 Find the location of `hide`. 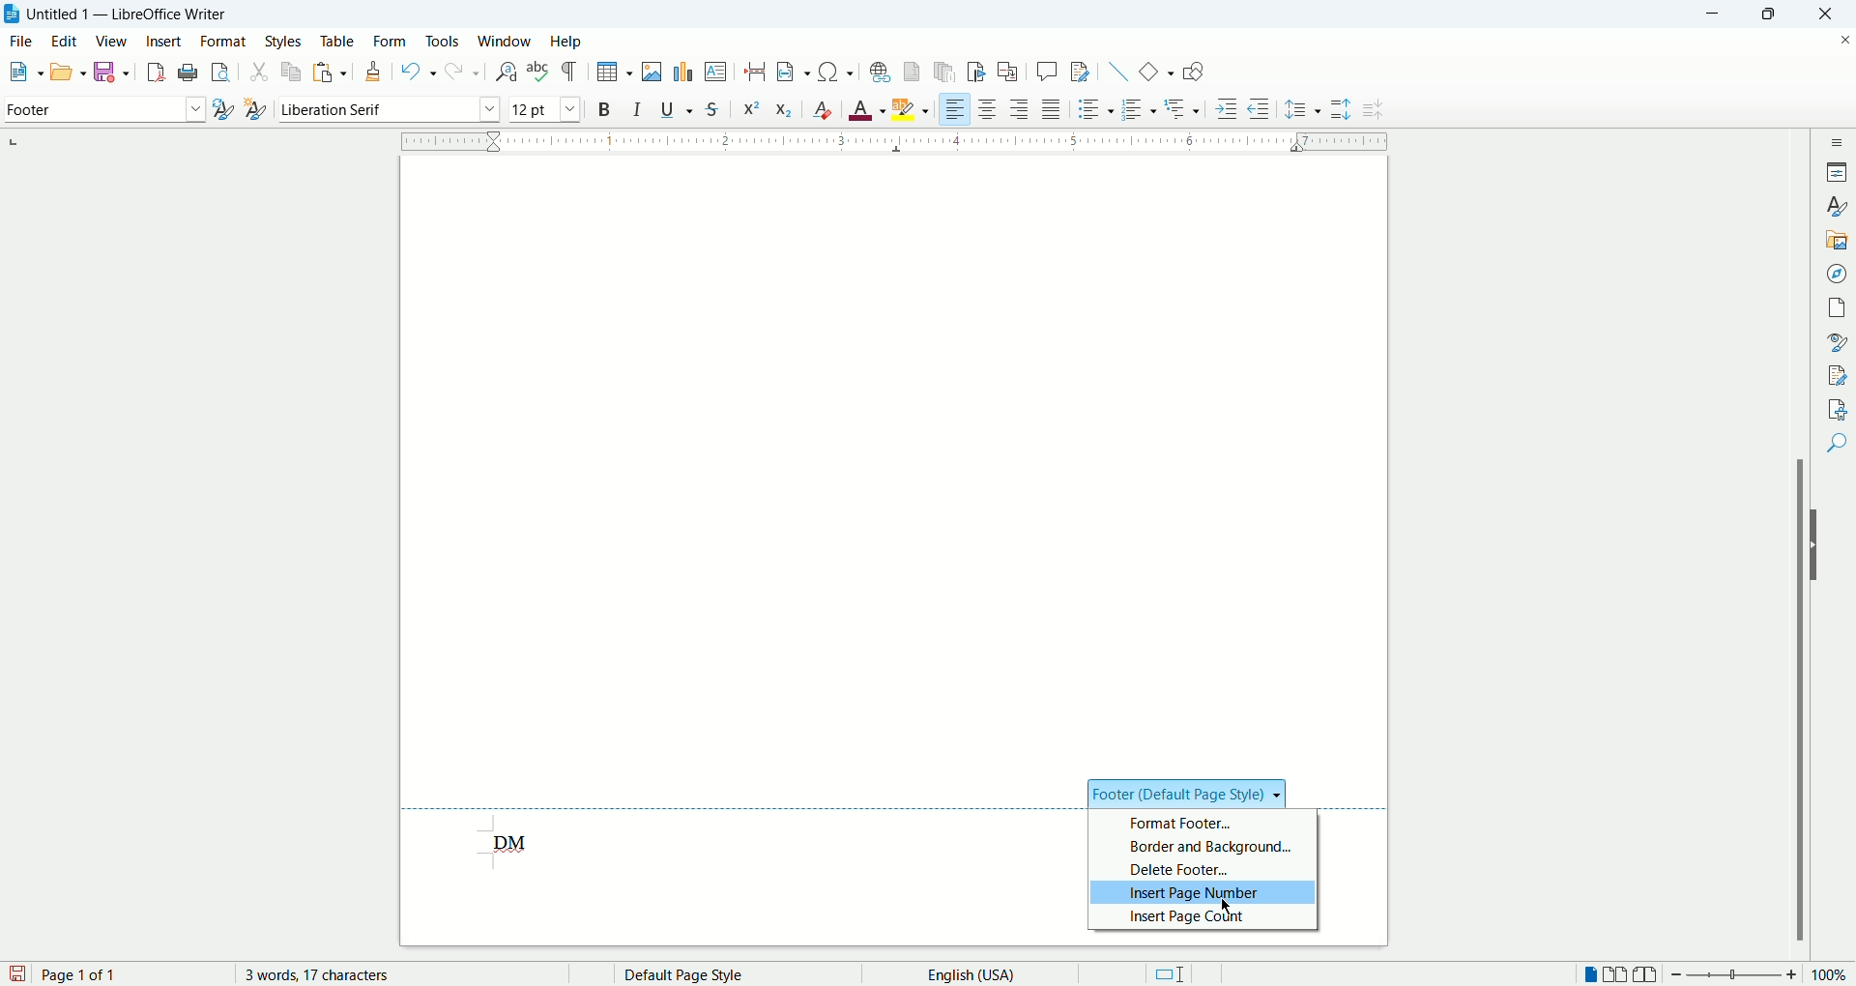

hide is located at coordinates (1819, 545).